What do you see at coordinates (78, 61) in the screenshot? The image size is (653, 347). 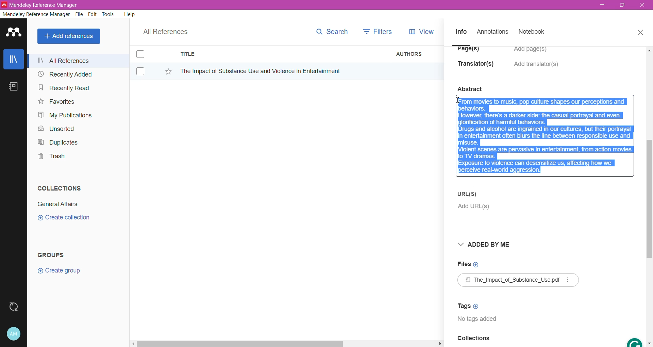 I see `All References` at bounding box center [78, 61].